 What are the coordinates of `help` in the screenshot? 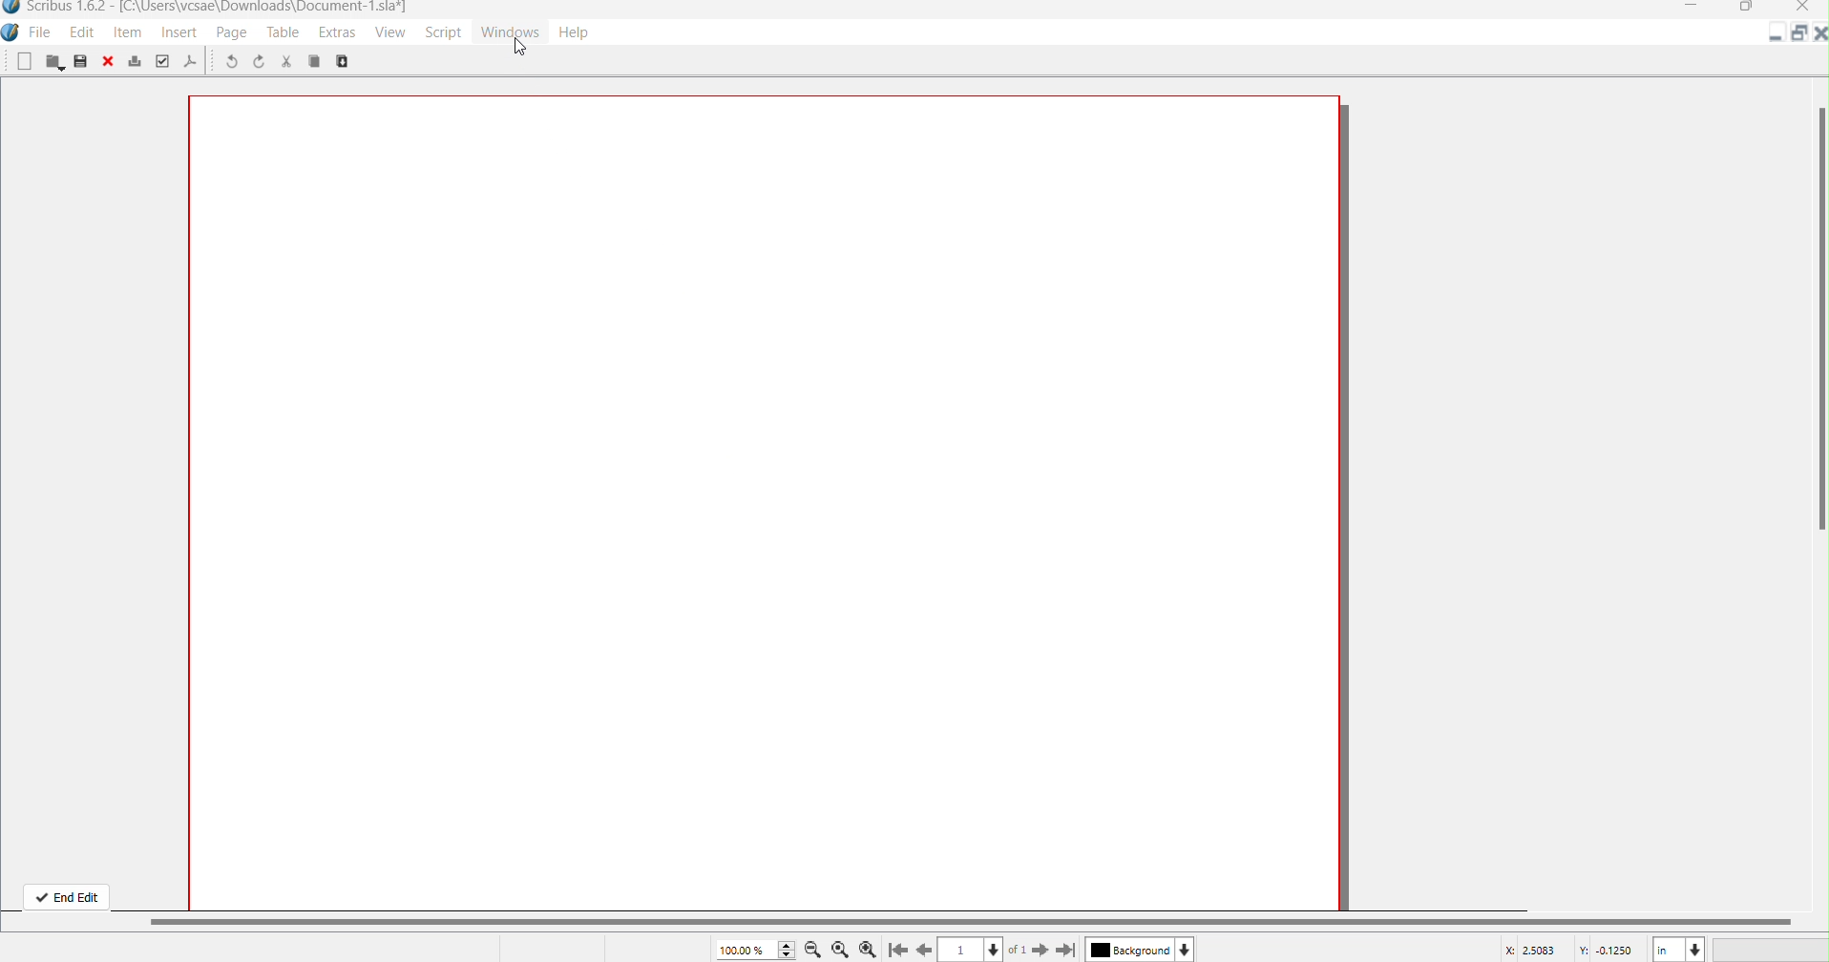 It's located at (582, 34).